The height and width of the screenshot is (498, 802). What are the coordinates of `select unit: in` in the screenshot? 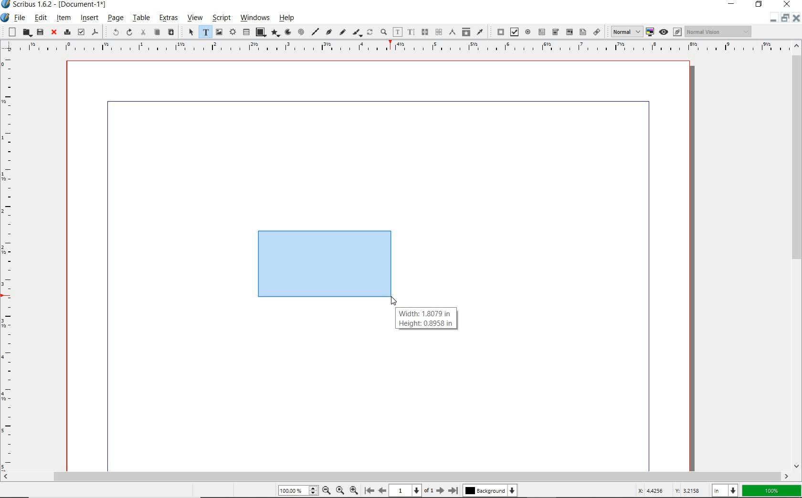 It's located at (725, 491).